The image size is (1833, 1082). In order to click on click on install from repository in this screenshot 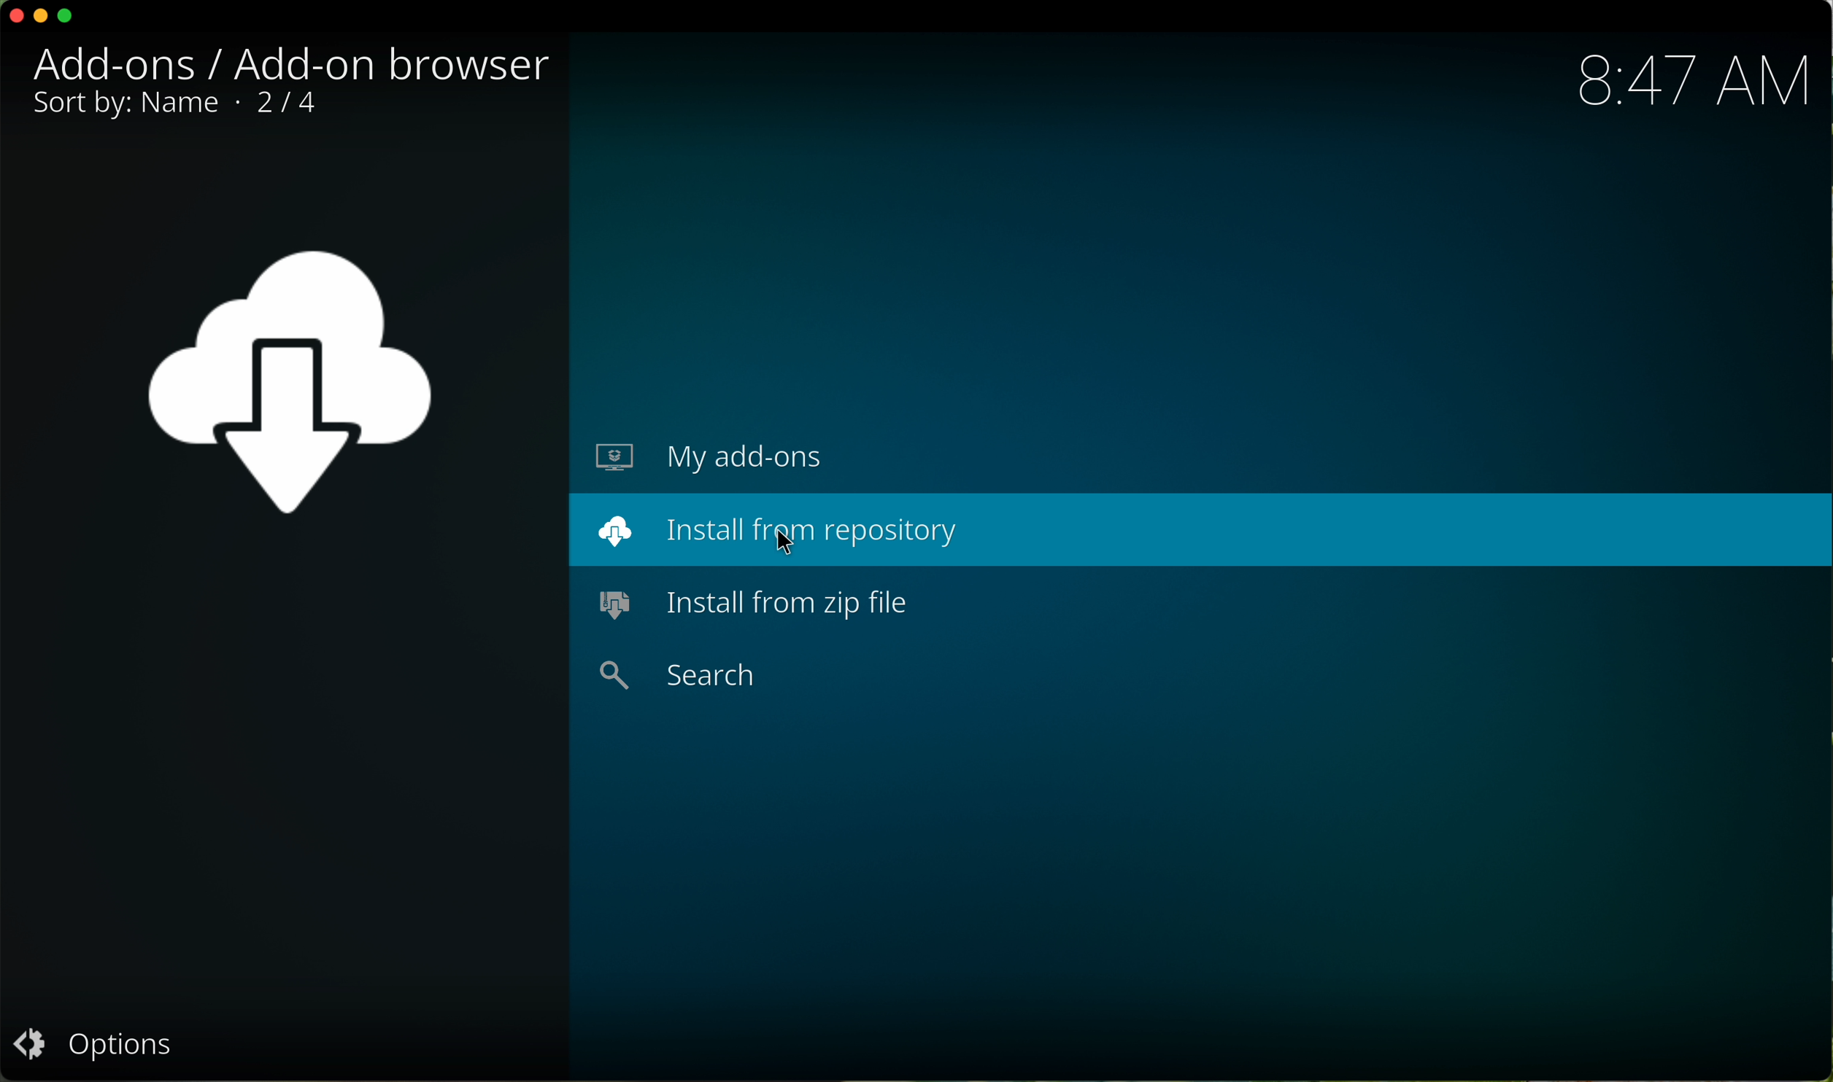, I will do `click(1200, 529)`.